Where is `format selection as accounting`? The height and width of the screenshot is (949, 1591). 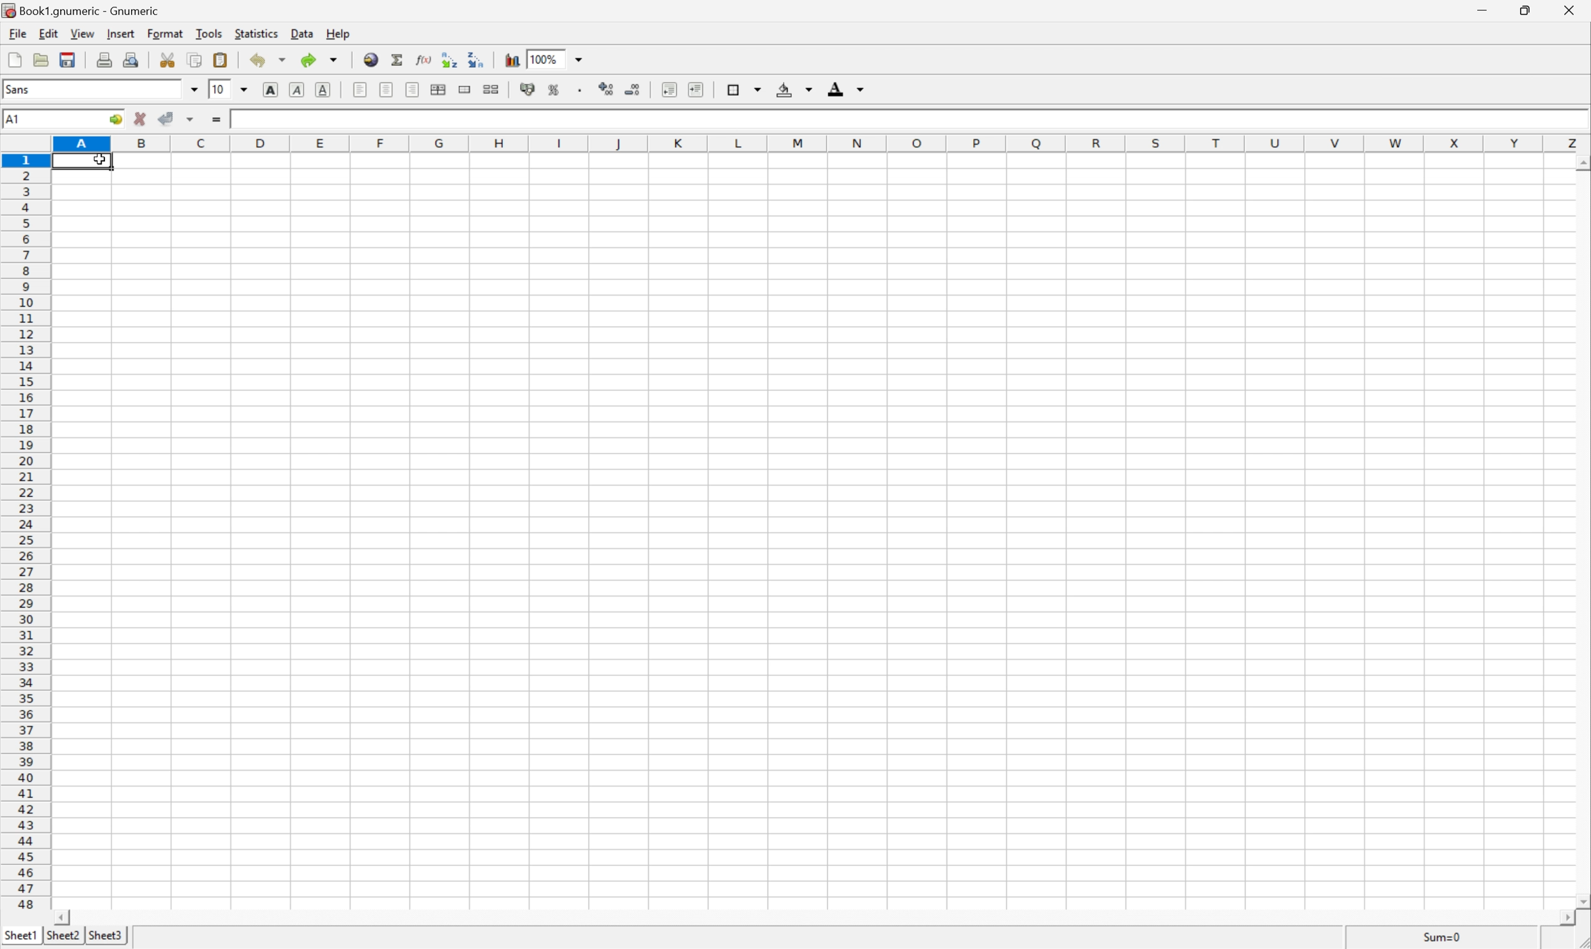 format selection as accounting is located at coordinates (528, 89).